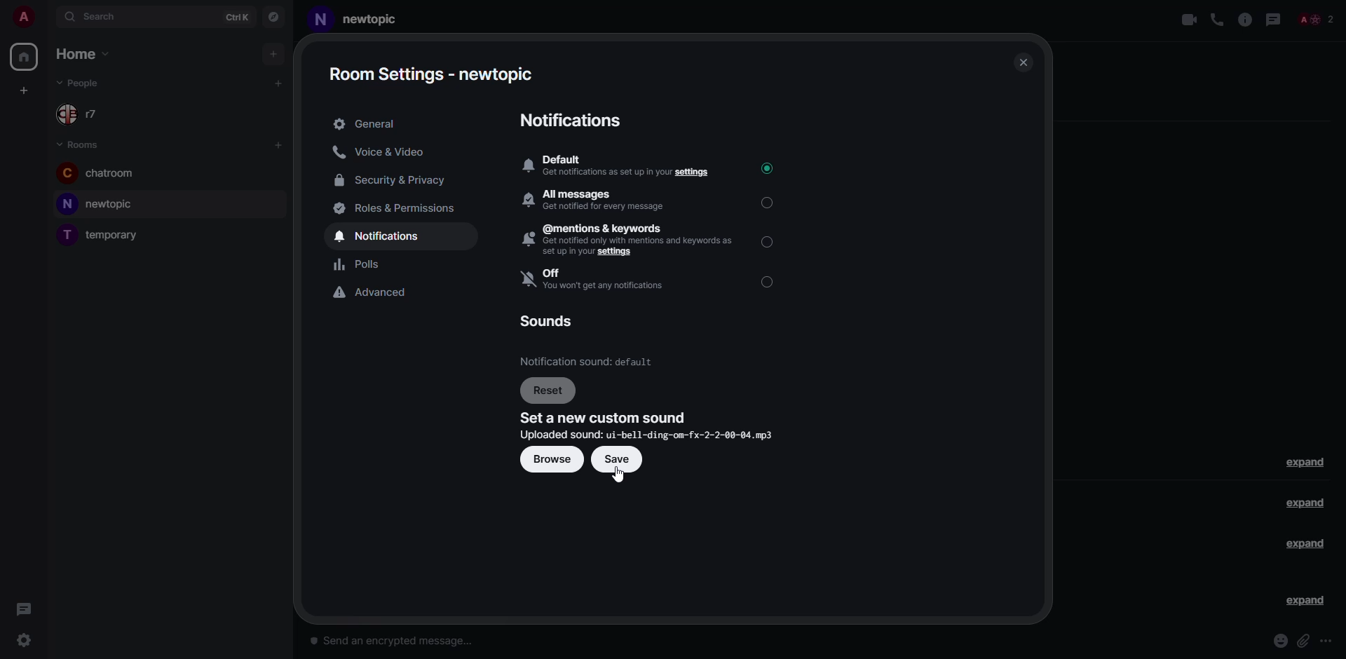 The height and width of the screenshot is (659, 1346). I want to click on settings, so click(430, 74).